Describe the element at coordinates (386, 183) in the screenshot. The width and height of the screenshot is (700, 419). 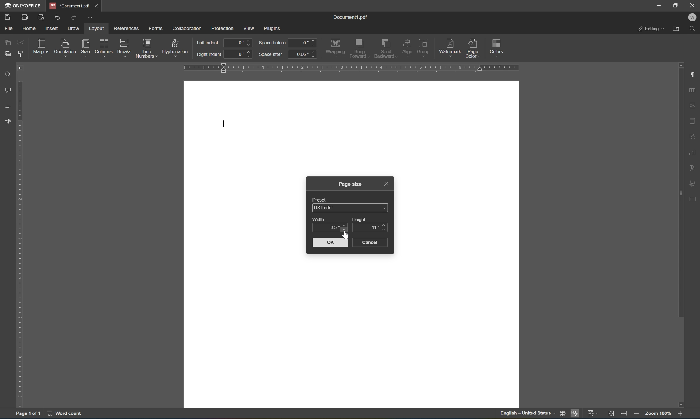
I see `close` at that location.